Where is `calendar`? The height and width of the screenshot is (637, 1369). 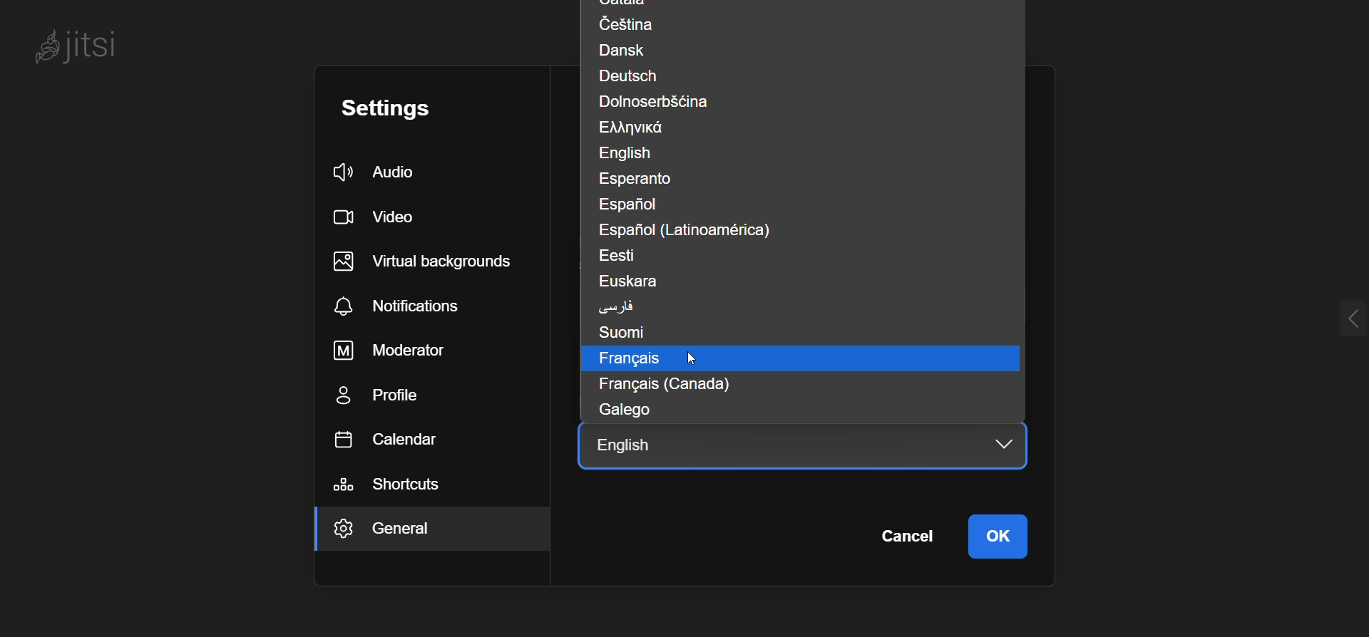
calendar is located at coordinates (394, 441).